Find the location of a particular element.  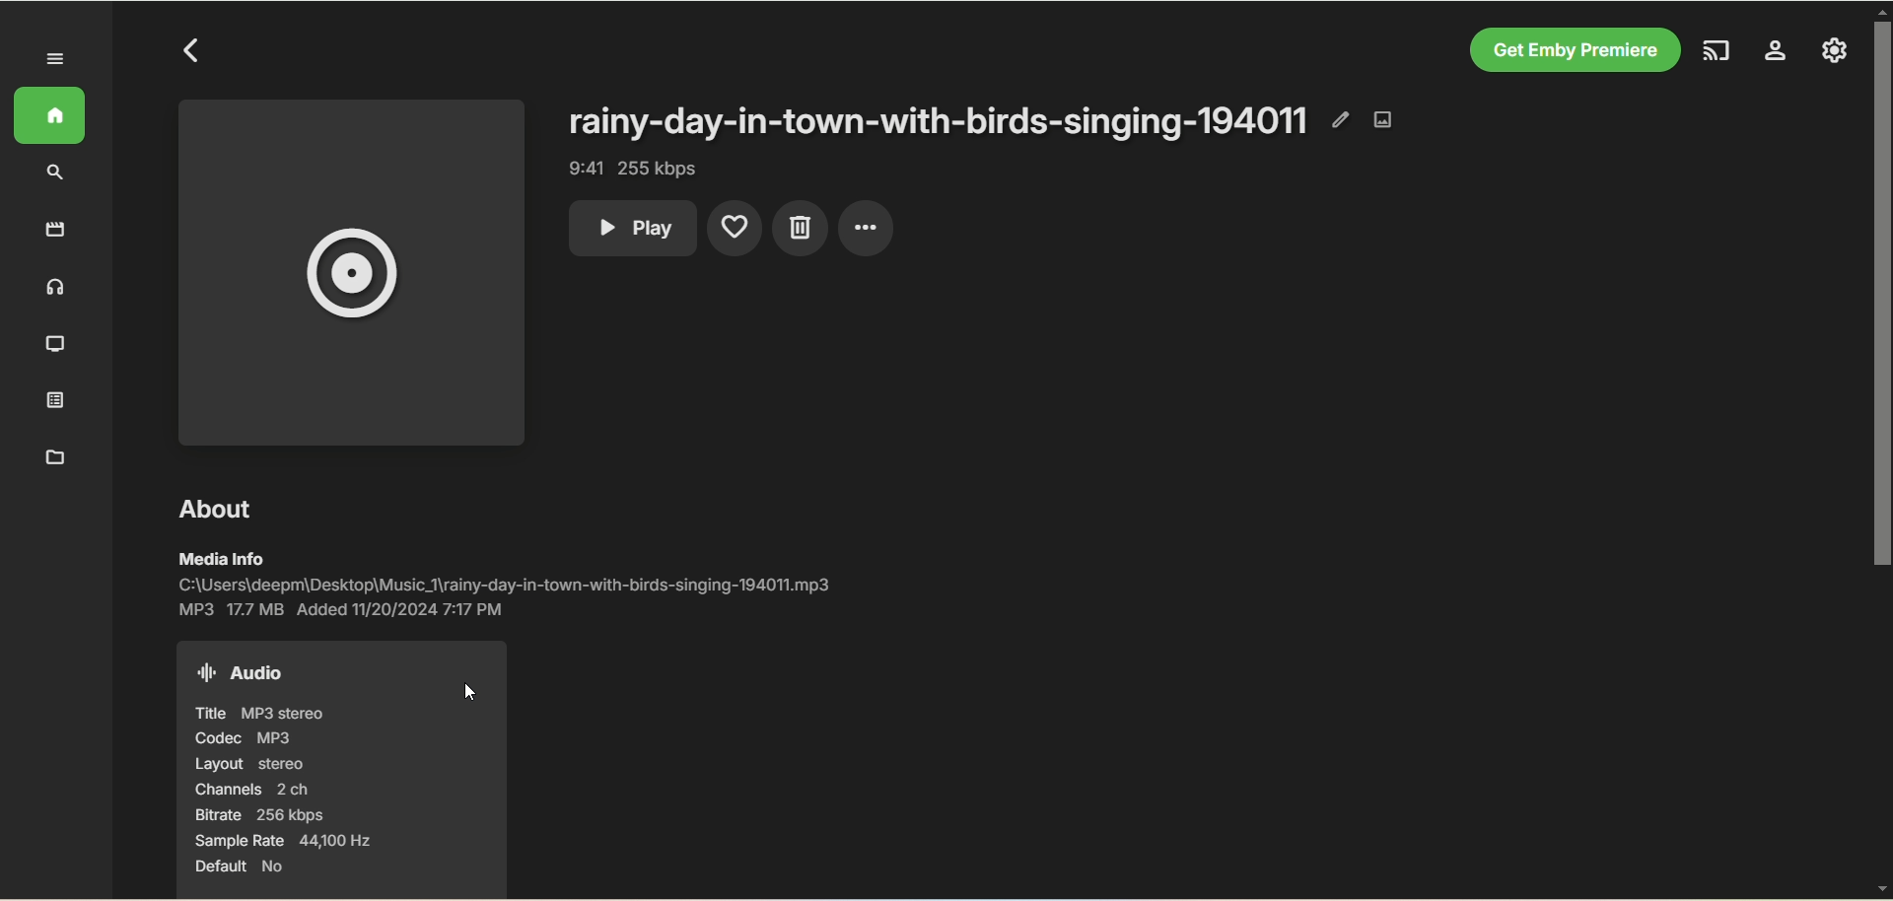

C:\Users\deepm\Desktop\Music_1\rainy-day-in-town-with-birds-singing-194011.mp3 is located at coordinates (507, 585).